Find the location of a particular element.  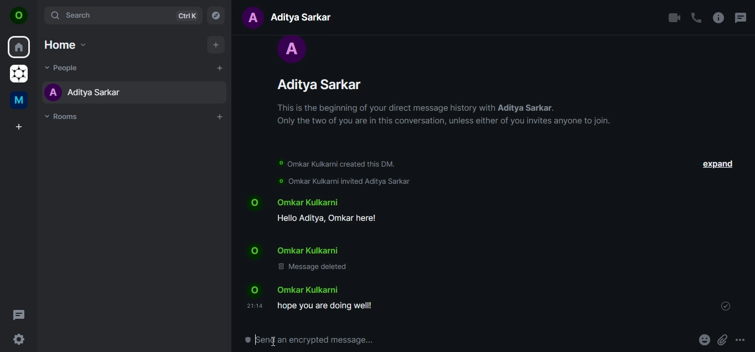

add is located at coordinates (215, 45).